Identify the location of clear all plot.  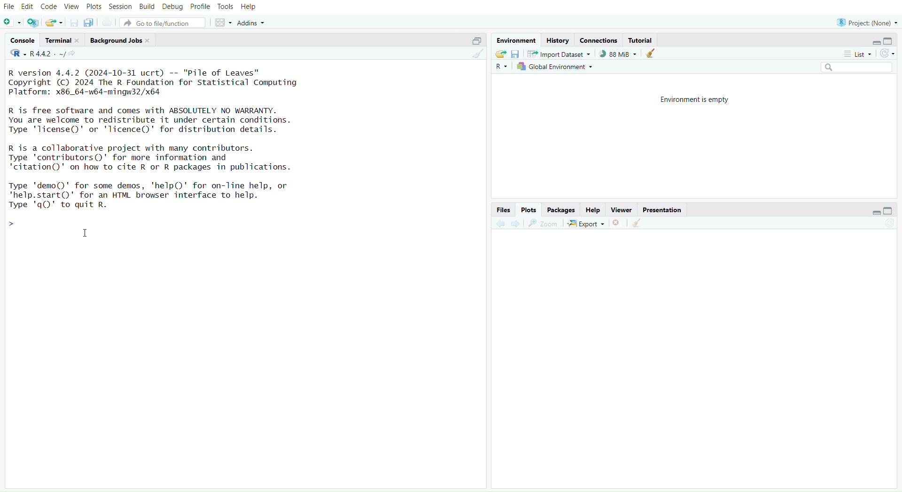
(638, 223).